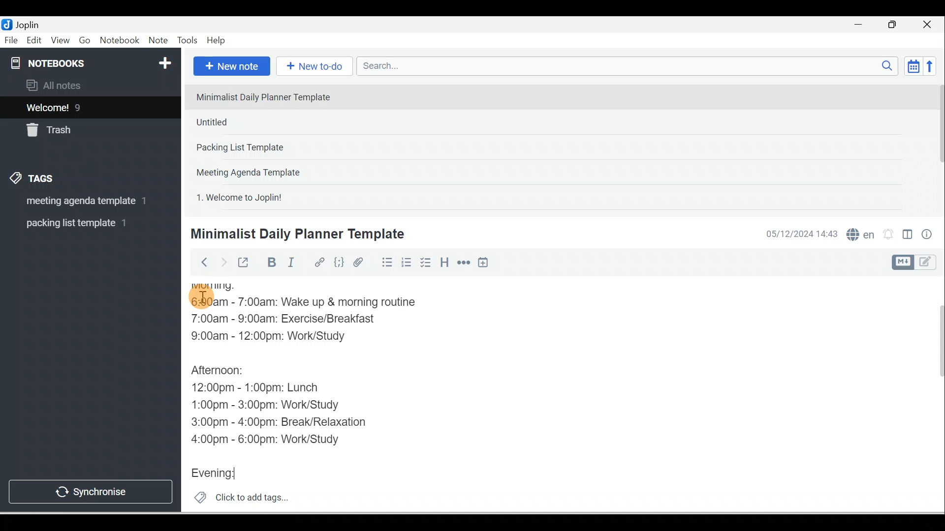  What do you see at coordinates (217, 41) in the screenshot?
I see `Help` at bounding box center [217, 41].